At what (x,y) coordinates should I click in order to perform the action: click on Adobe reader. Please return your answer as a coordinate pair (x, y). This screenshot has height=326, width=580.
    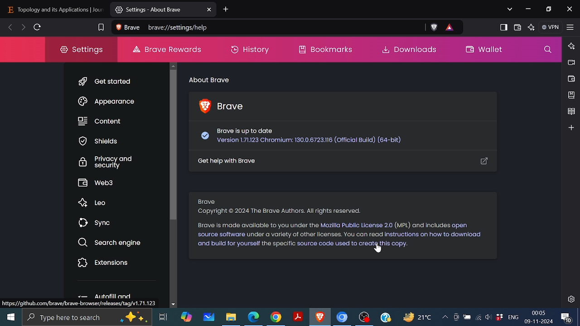
    Looking at the image, I should click on (297, 317).